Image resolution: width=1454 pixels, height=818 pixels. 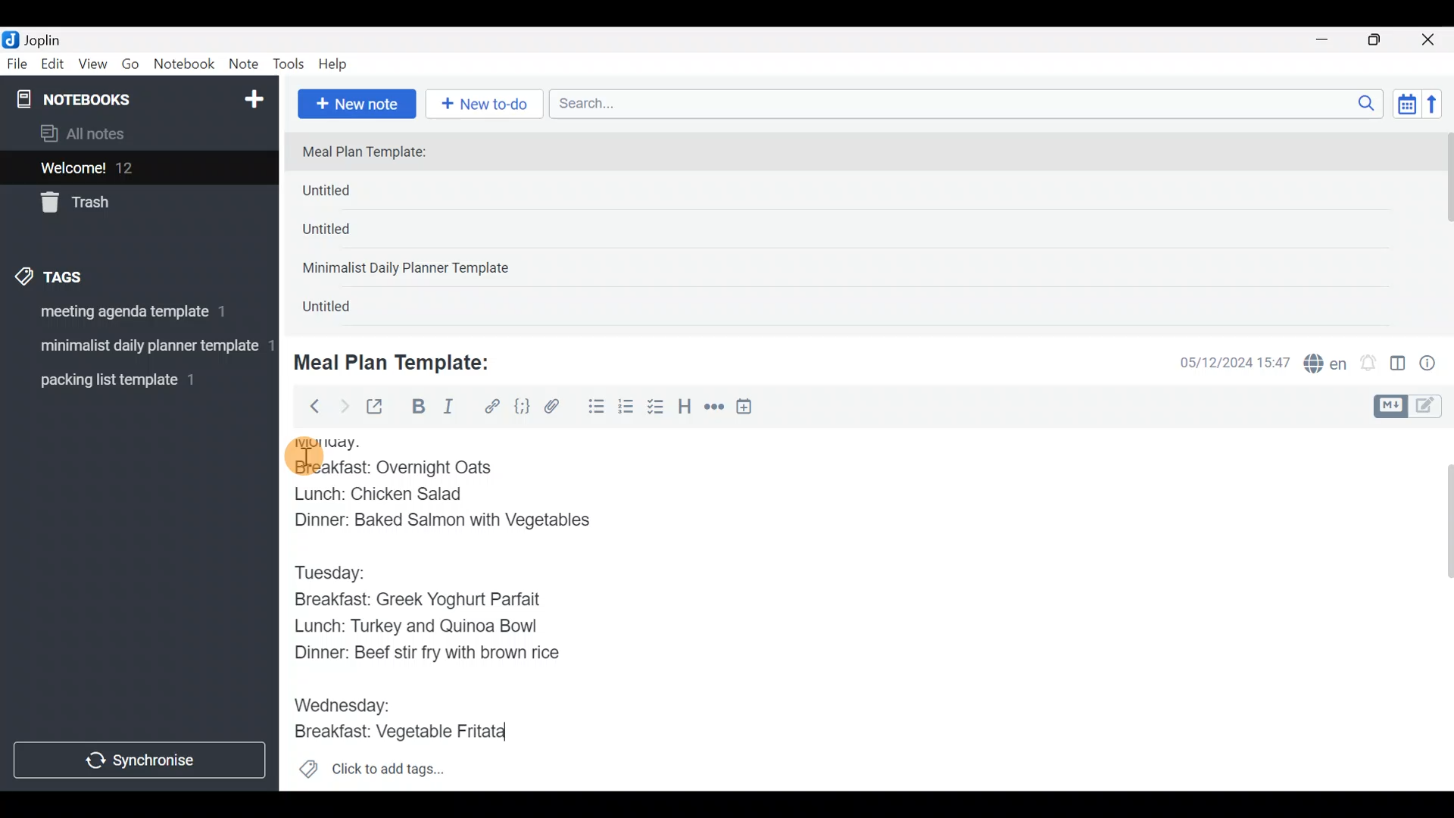 What do you see at coordinates (1369, 364) in the screenshot?
I see `Set alarm` at bounding box center [1369, 364].